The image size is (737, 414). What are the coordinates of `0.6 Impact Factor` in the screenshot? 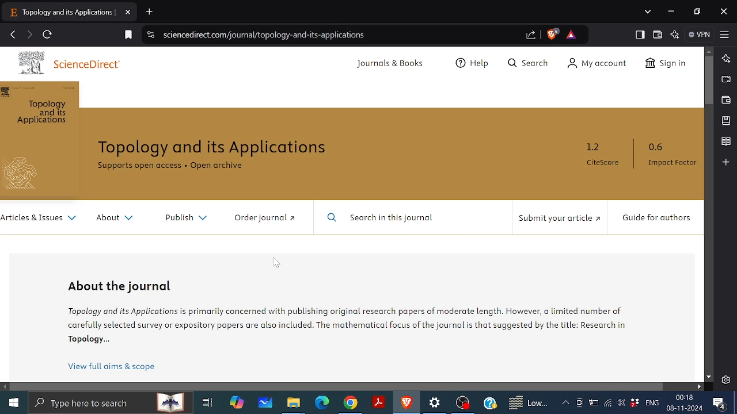 It's located at (675, 156).